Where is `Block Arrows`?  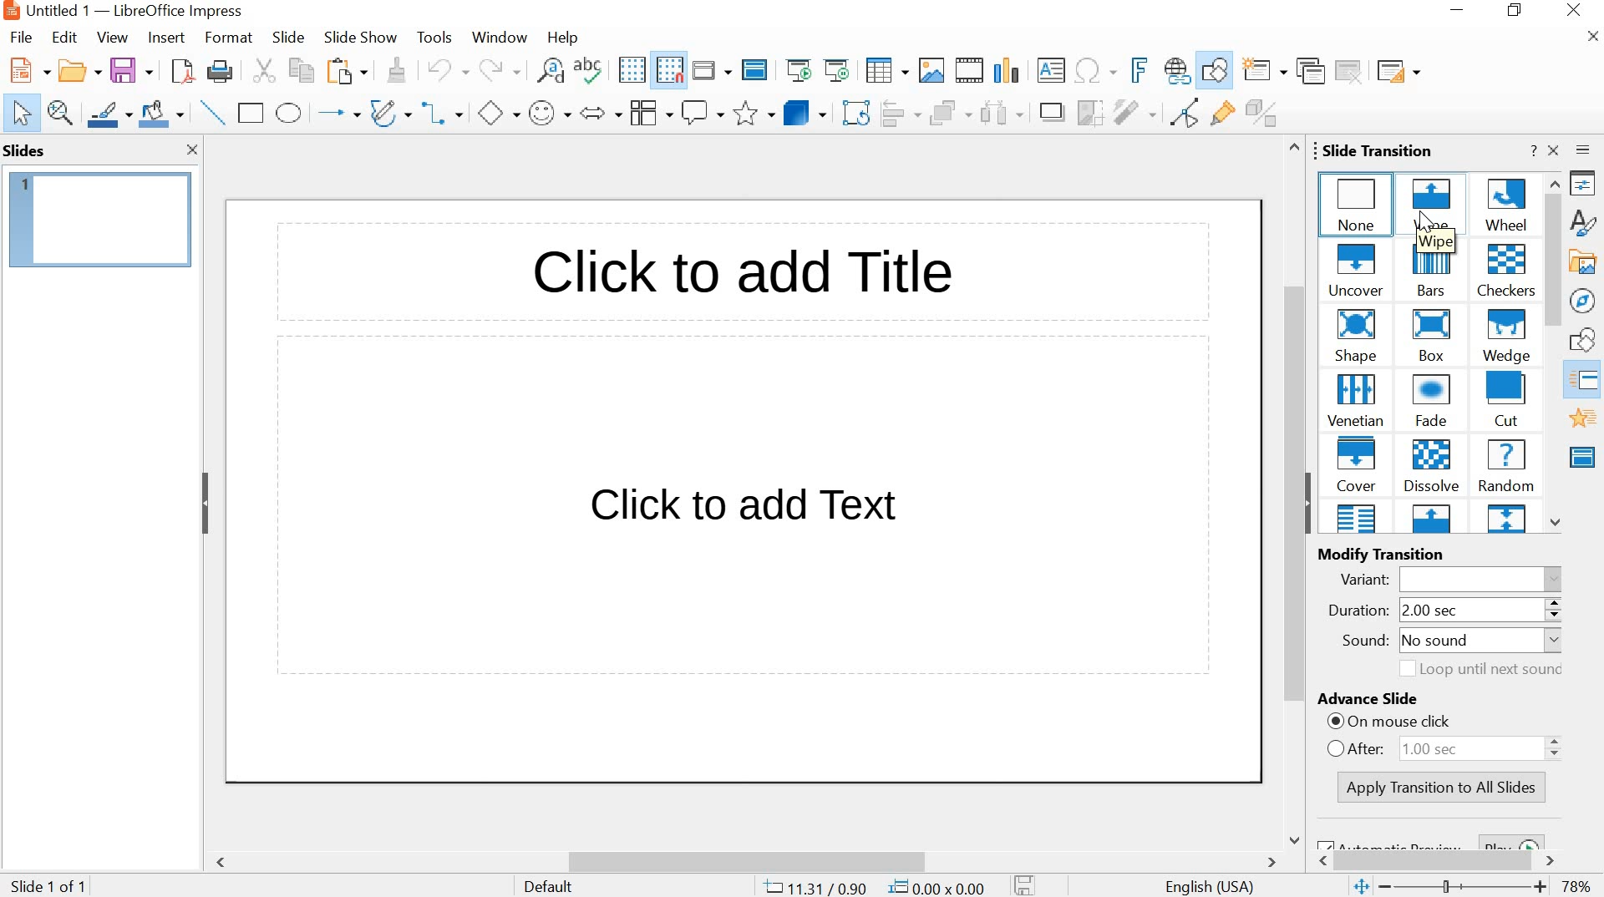
Block Arrows is located at coordinates (600, 114).